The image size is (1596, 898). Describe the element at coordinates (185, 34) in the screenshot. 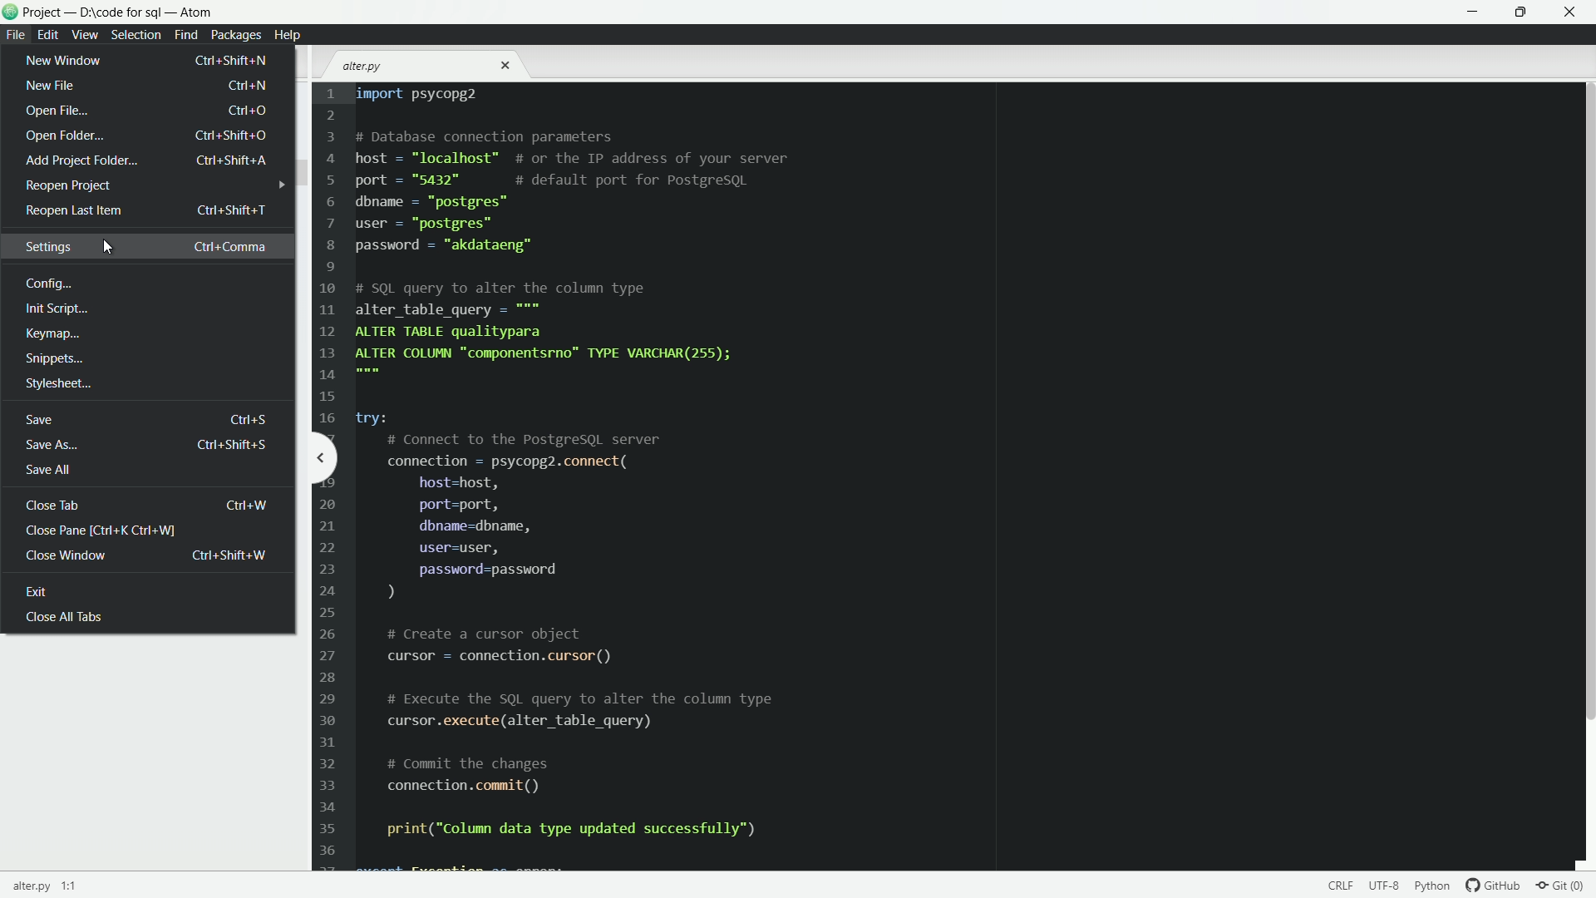

I see `find menu` at that location.